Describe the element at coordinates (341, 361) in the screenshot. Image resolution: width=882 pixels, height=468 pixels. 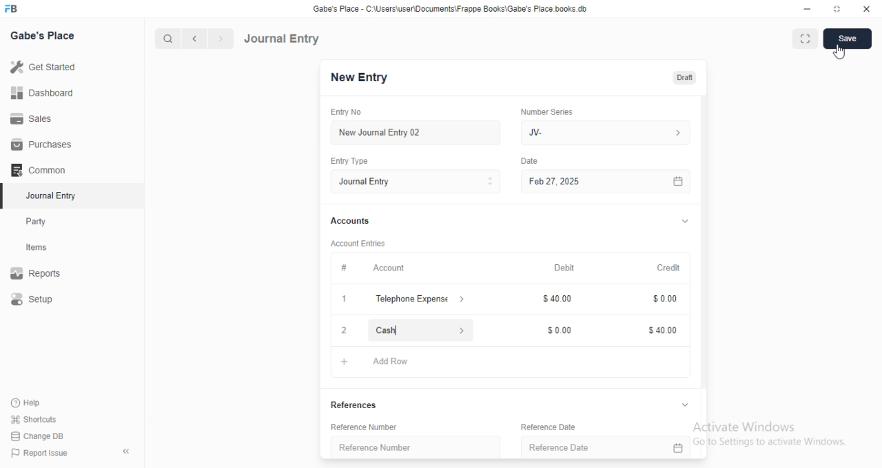
I see `Add` at that location.